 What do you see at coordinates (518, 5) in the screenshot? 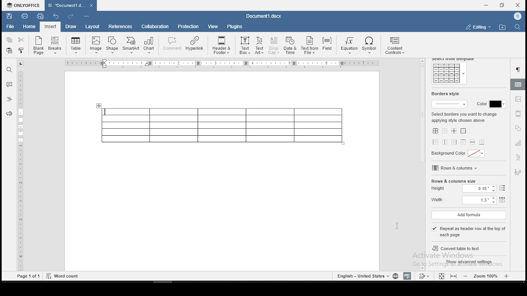
I see `close window` at bounding box center [518, 5].